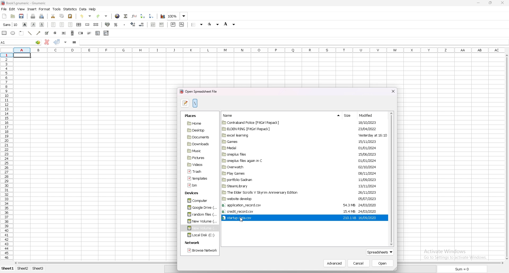 The width and height of the screenshot is (509, 273). I want to click on file, so click(279, 205).